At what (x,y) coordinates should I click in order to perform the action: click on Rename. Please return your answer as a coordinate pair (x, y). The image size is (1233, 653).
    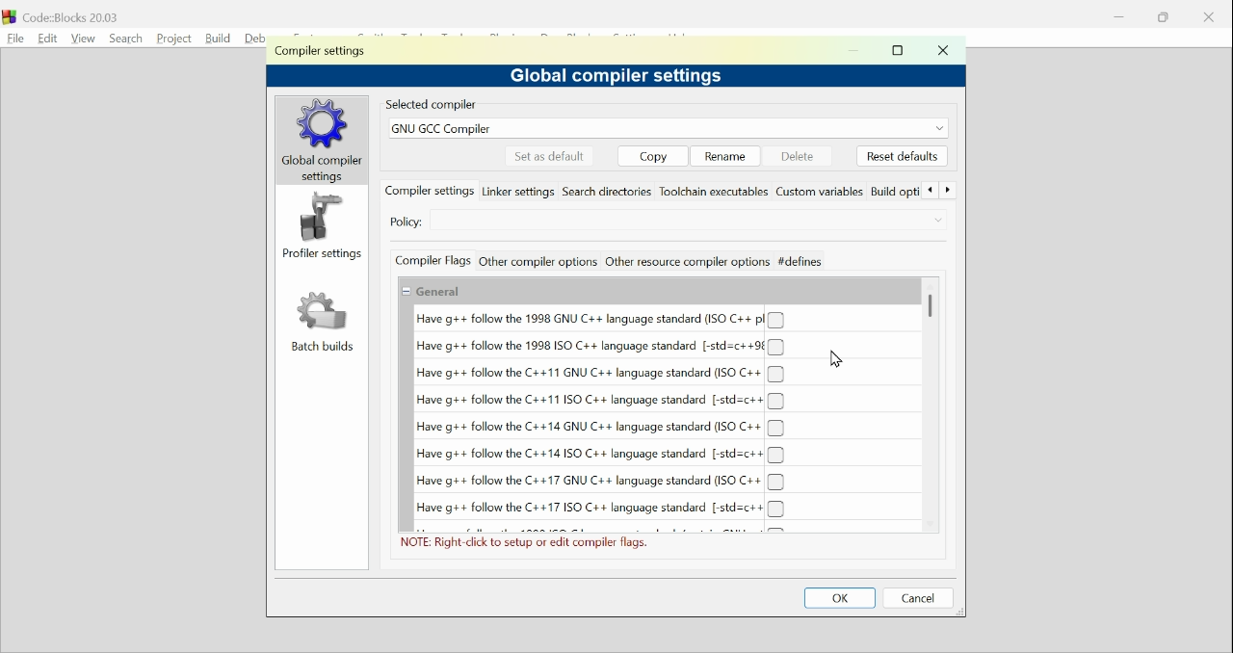
    Looking at the image, I should click on (724, 155).